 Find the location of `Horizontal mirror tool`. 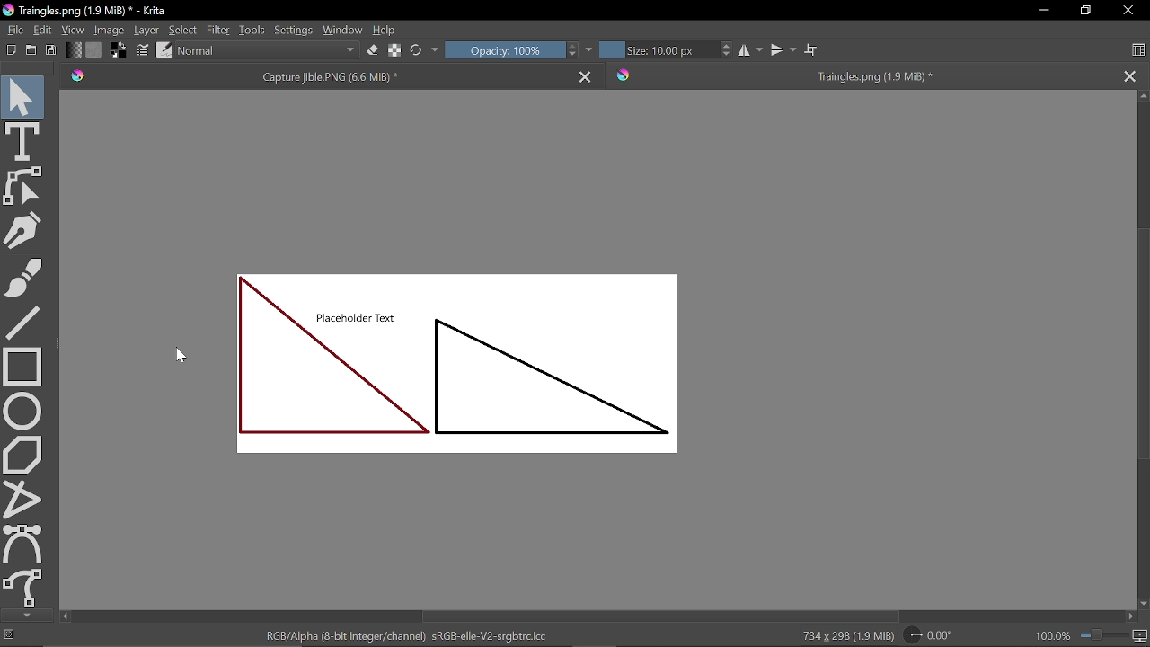

Horizontal mirror tool is located at coordinates (749, 50).